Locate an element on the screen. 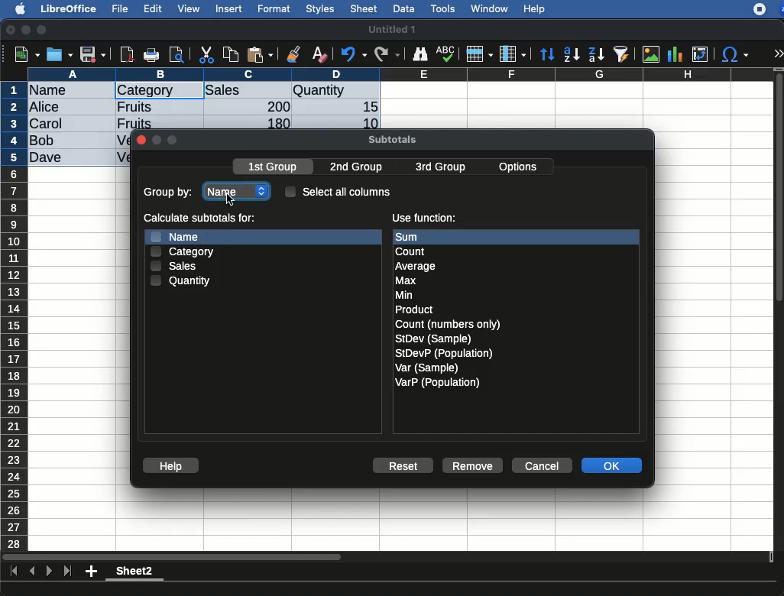 Image resolution: width=784 pixels, height=596 pixels. next sheet is located at coordinates (47, 572).